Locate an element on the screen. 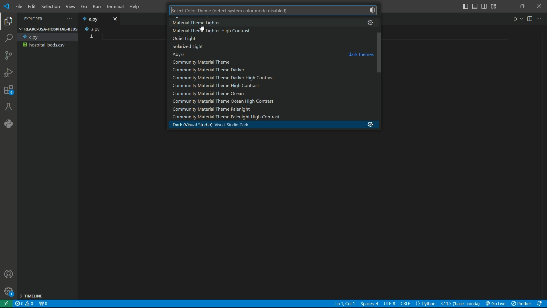 The width and height of the screenshot is (547, 308). Kelect Color Theme (detect system color mode disabled) is located at coordinates (236, 11).